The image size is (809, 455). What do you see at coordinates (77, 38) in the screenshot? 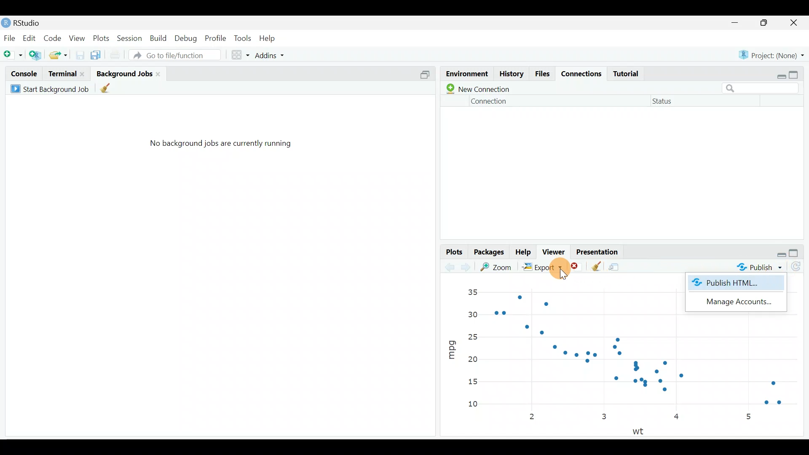
I see `View` at bounding box center [77, 38].